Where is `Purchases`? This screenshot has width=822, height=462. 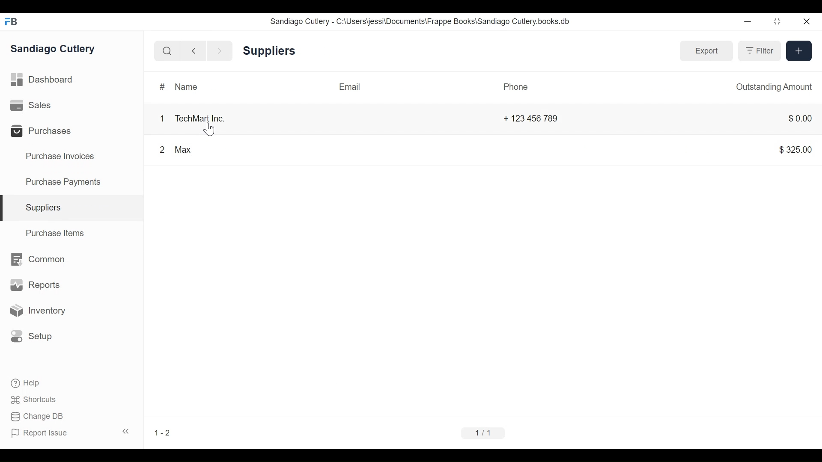
Purchases is located at coordinates (46, 132).